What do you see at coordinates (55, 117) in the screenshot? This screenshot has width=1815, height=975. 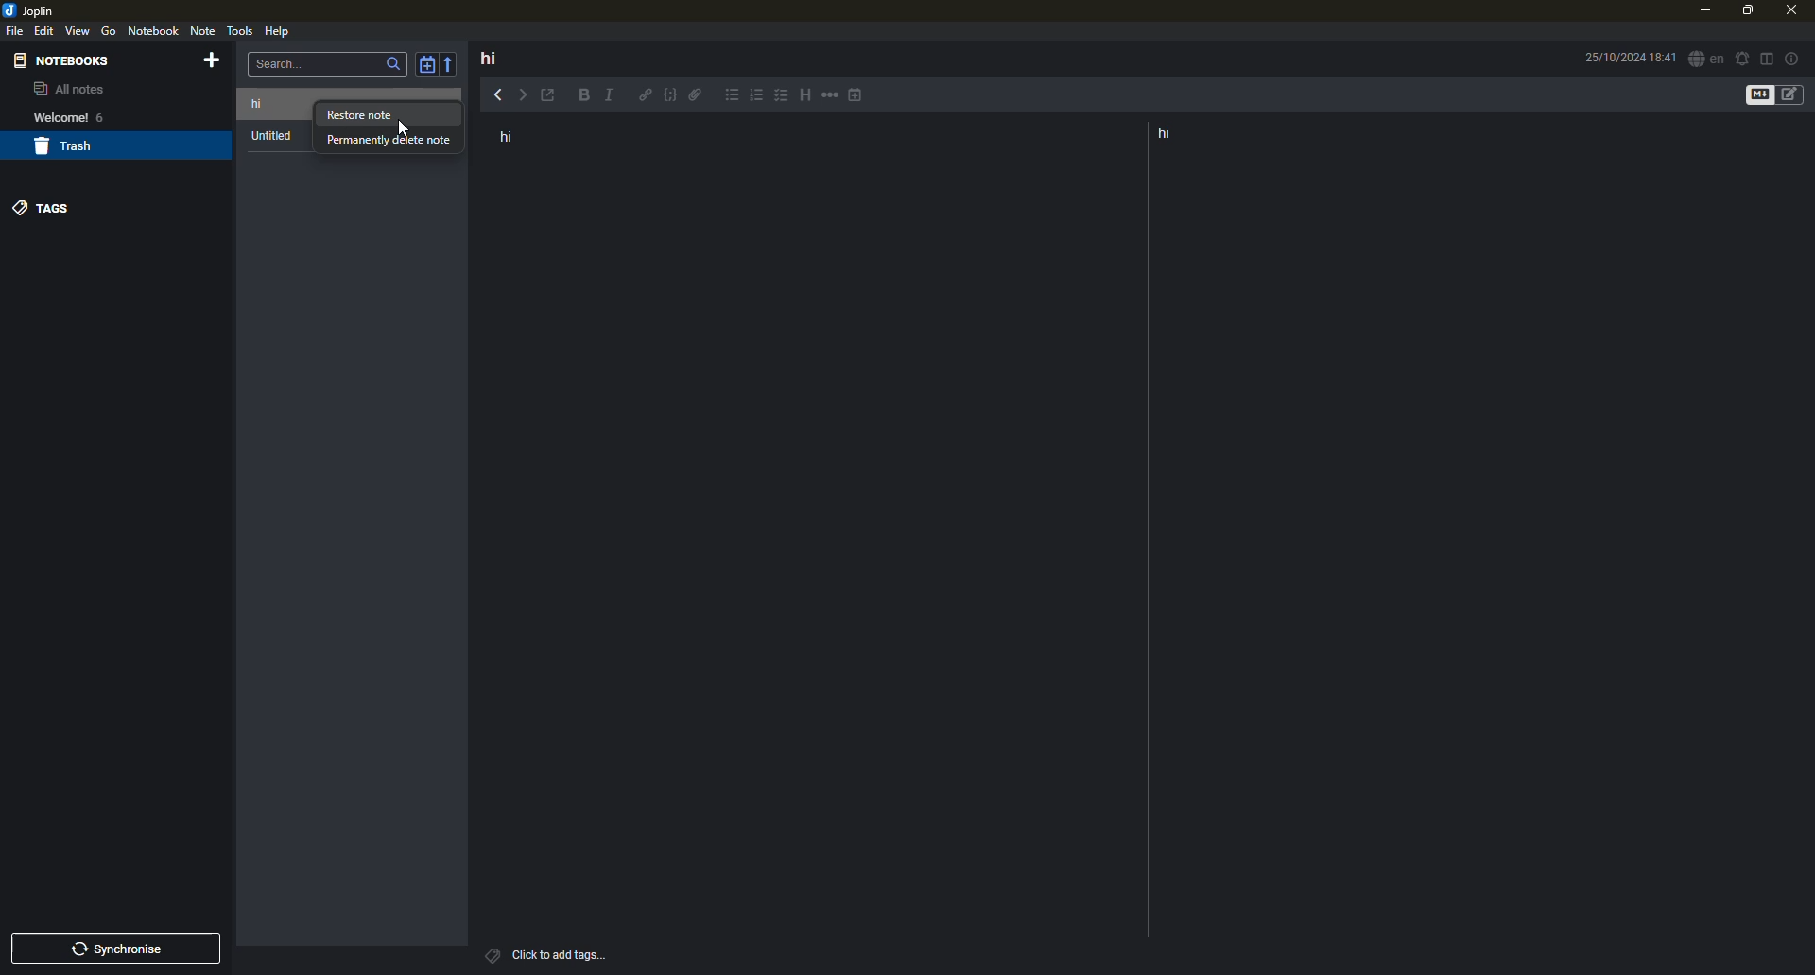 I see `welcome!` at bounding box center [55, 117].